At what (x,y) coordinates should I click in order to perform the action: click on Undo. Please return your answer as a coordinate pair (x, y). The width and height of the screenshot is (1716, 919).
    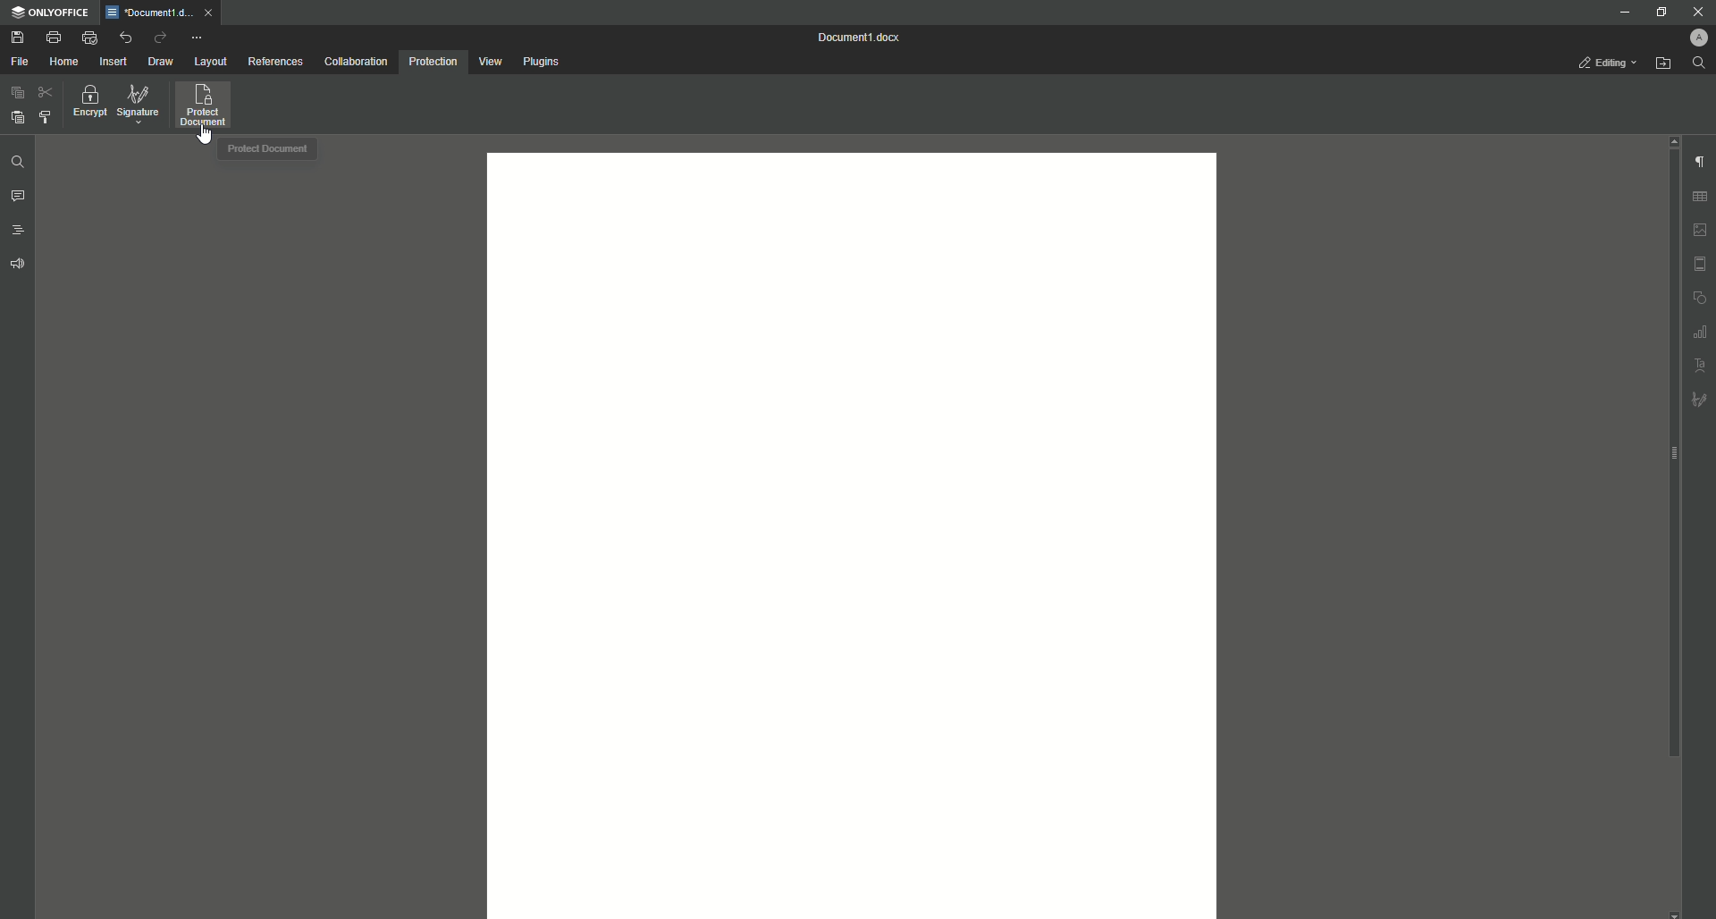
    Looking at the image, I should click on (125, 38).